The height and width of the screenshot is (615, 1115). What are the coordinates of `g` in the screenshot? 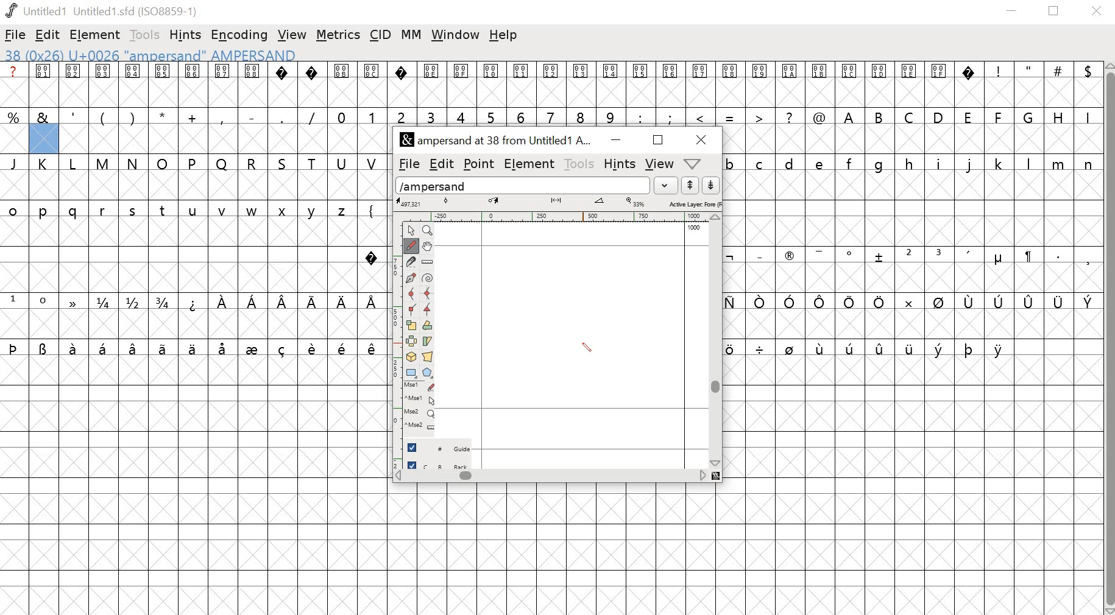 It's located at (882, 164).